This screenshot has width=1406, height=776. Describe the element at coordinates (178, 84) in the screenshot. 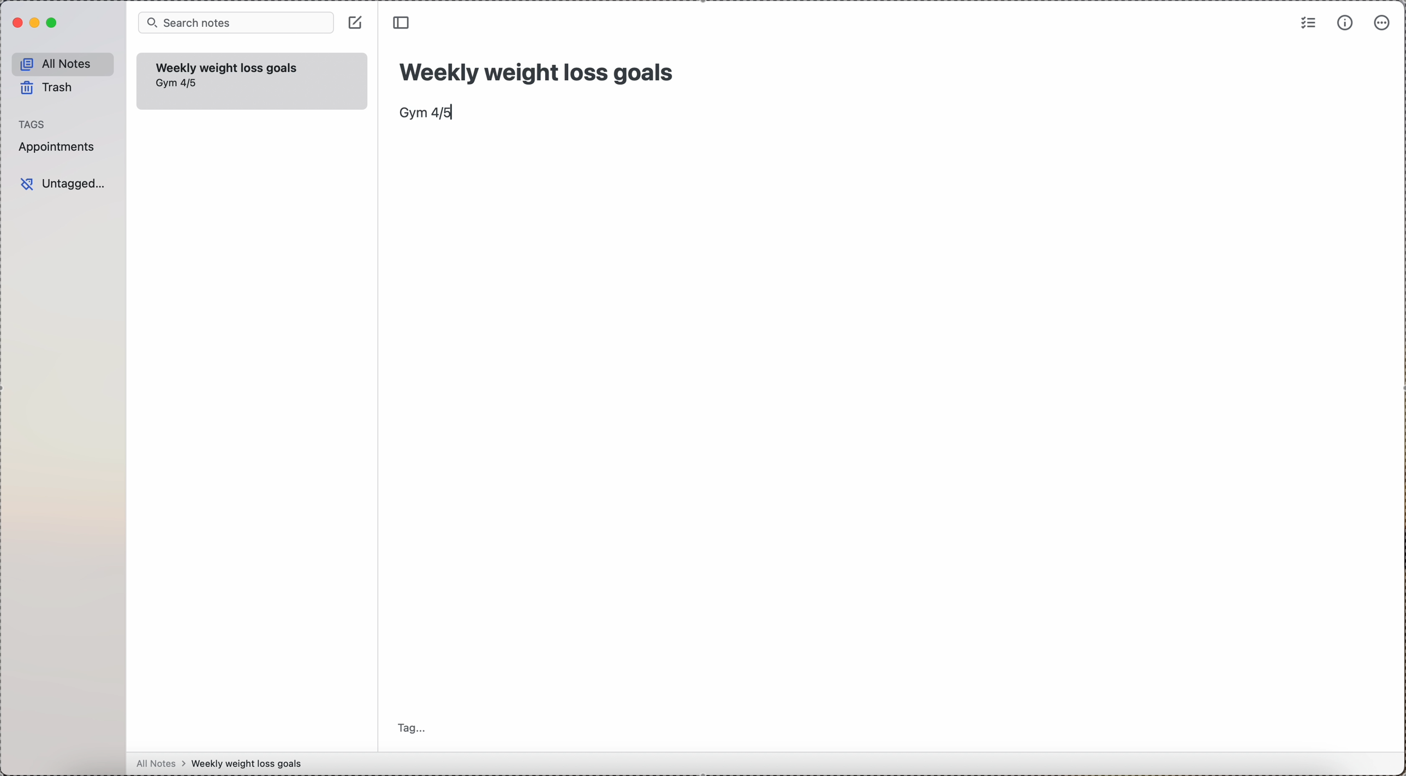

I see `Gym 4/5` at that location.